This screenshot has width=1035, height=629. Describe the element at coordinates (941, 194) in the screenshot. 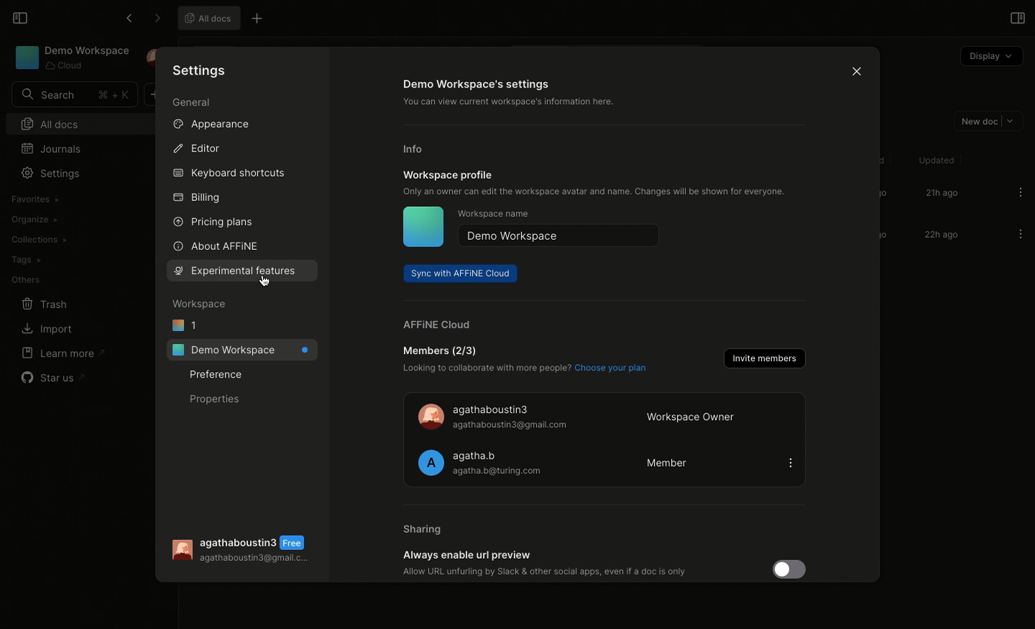

I see `21h ago` at that location.